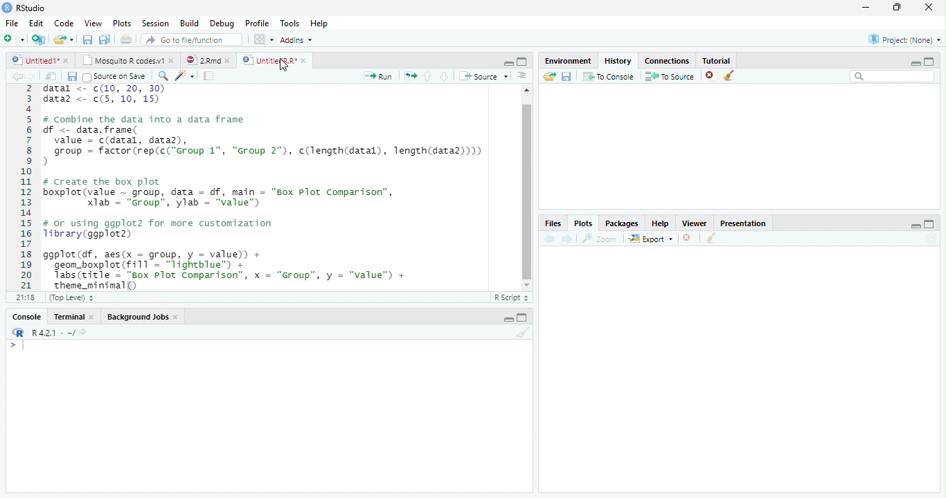 The width and height of the screenshot is (946, 498). Describe the element at coordinates (695, 223) in the screenshot. I see `Viewer` at that location.